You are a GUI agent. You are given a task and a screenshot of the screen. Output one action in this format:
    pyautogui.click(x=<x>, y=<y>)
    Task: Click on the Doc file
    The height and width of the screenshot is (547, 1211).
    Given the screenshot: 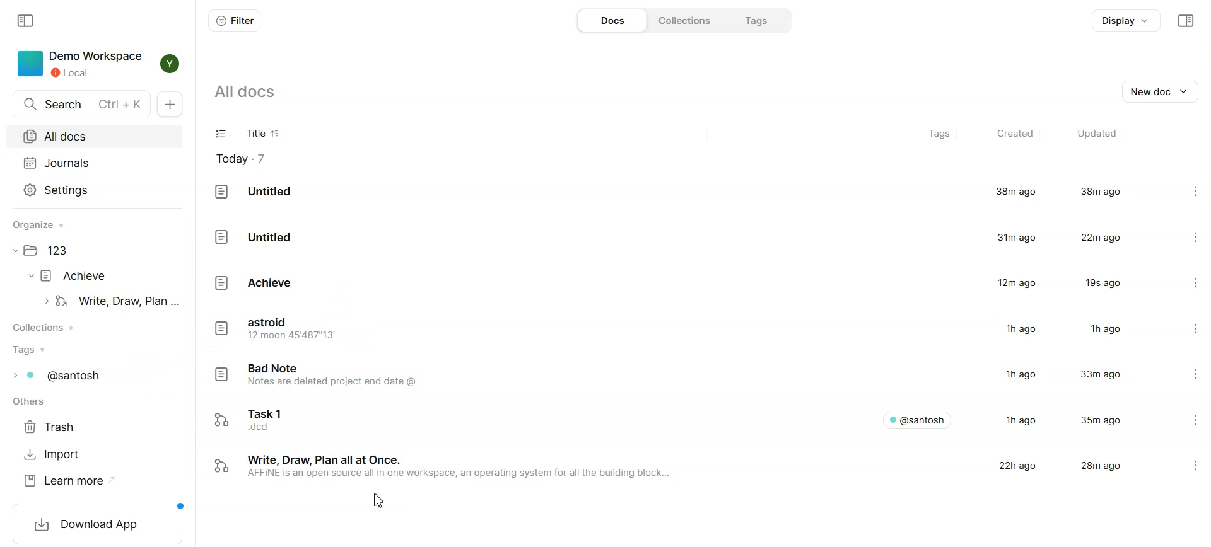 What is the action you would take?
    pyautogui.click(x=678, y=376)
    